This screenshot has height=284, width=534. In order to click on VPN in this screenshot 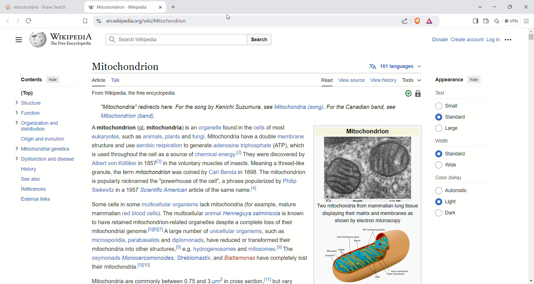, I will do `click(511, 21)`.